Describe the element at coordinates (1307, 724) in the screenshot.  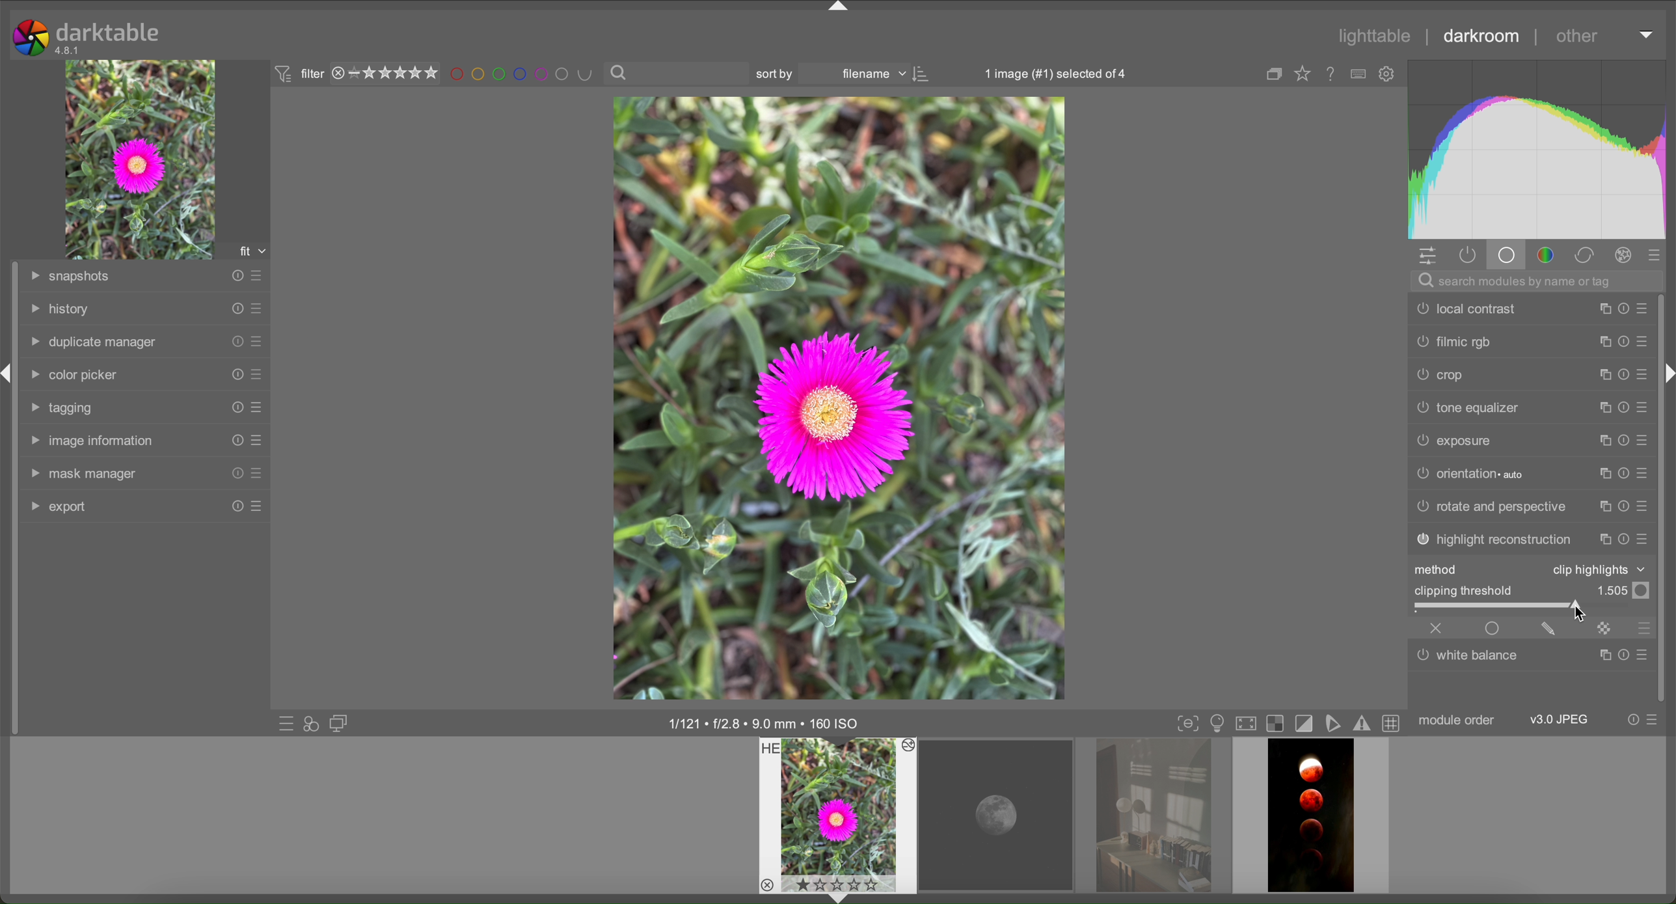
I see `toggle cliping indication` at that location.